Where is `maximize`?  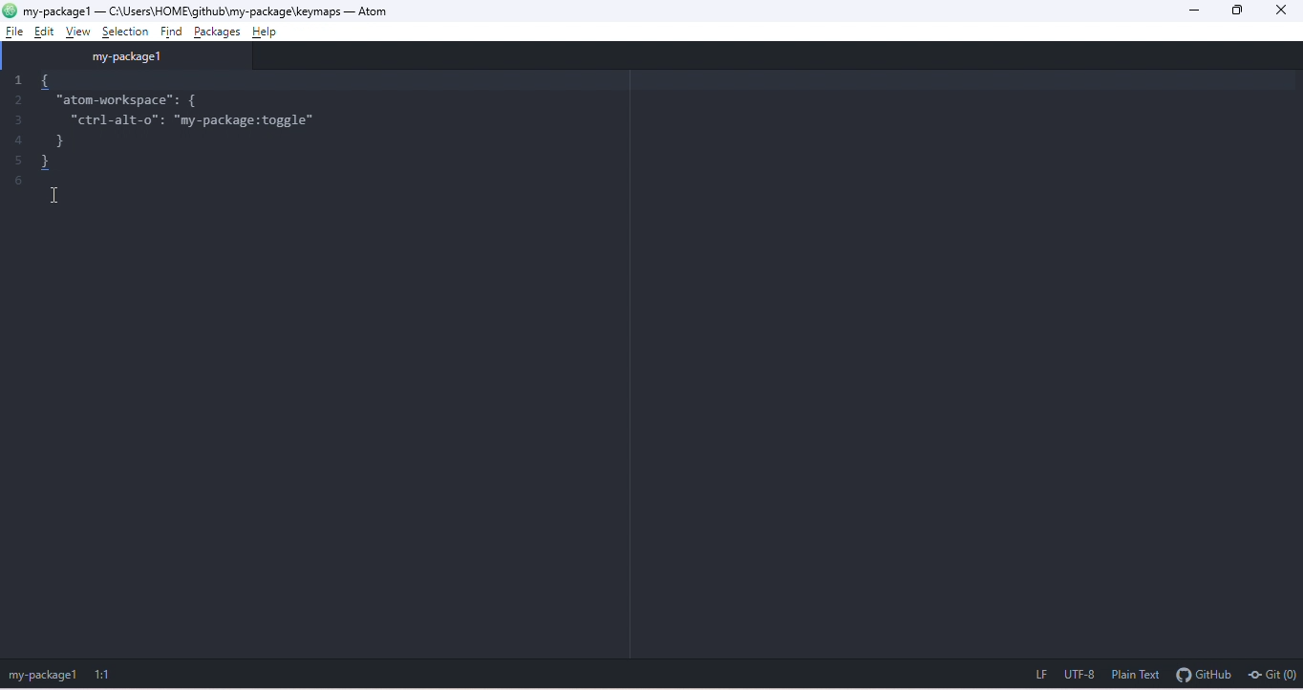
maximize is located at coordinates (1241, 13).